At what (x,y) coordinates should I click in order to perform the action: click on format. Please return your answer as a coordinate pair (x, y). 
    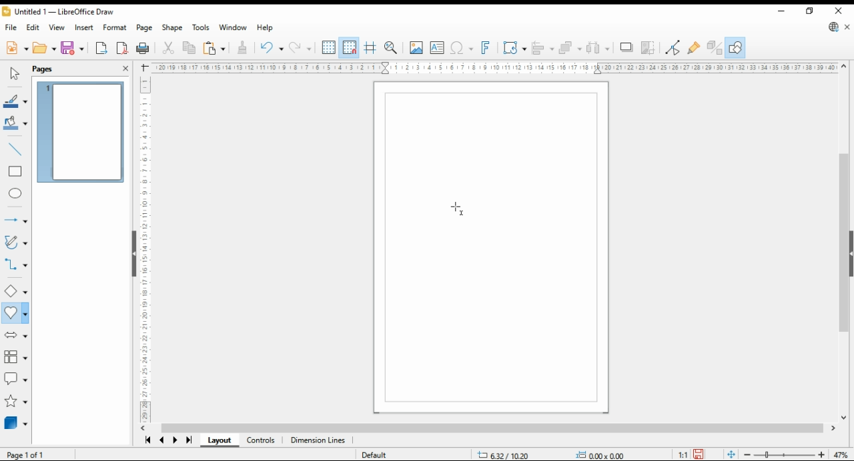
    Looking at the image, I should click on (114, 28).